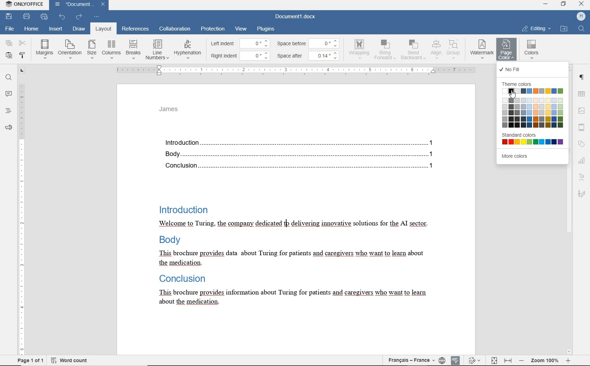 This screenshot has height=366, width=590. What do you see at coordinates (10, 29) in the screenshot?
I see `file` at bounding box center [10, 29].